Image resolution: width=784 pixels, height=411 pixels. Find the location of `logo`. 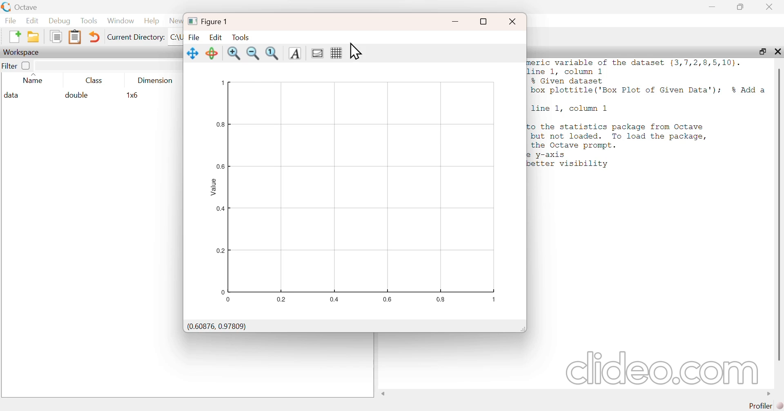

logo is located at coordinates (5, 7).